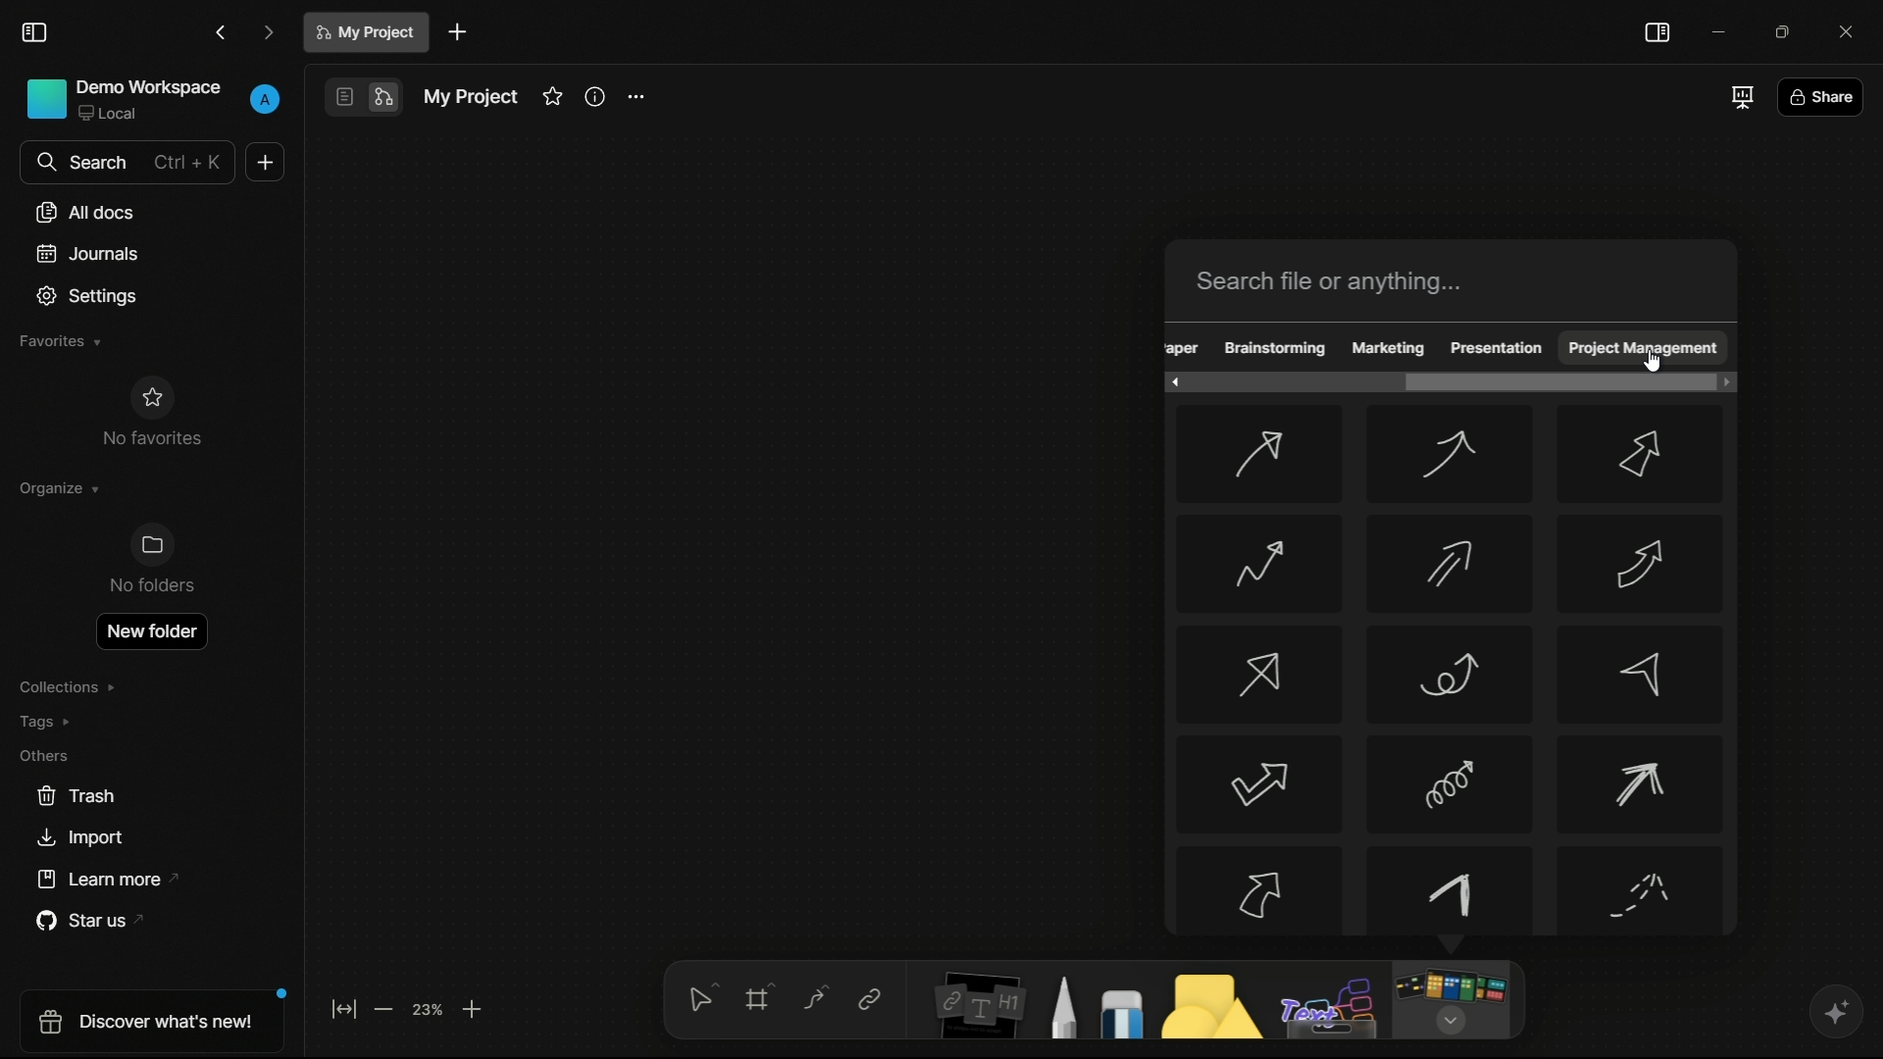  I want to click on frames, so click(762, 996).